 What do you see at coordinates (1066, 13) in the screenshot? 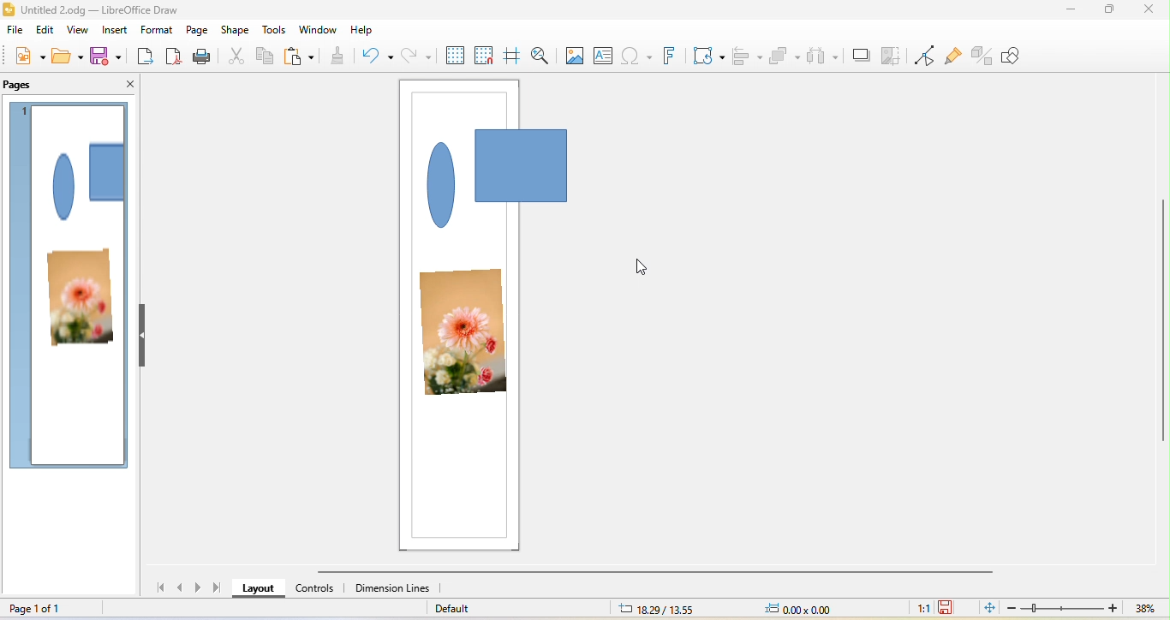
I see `minimize` at bounding box center [1066, 13].